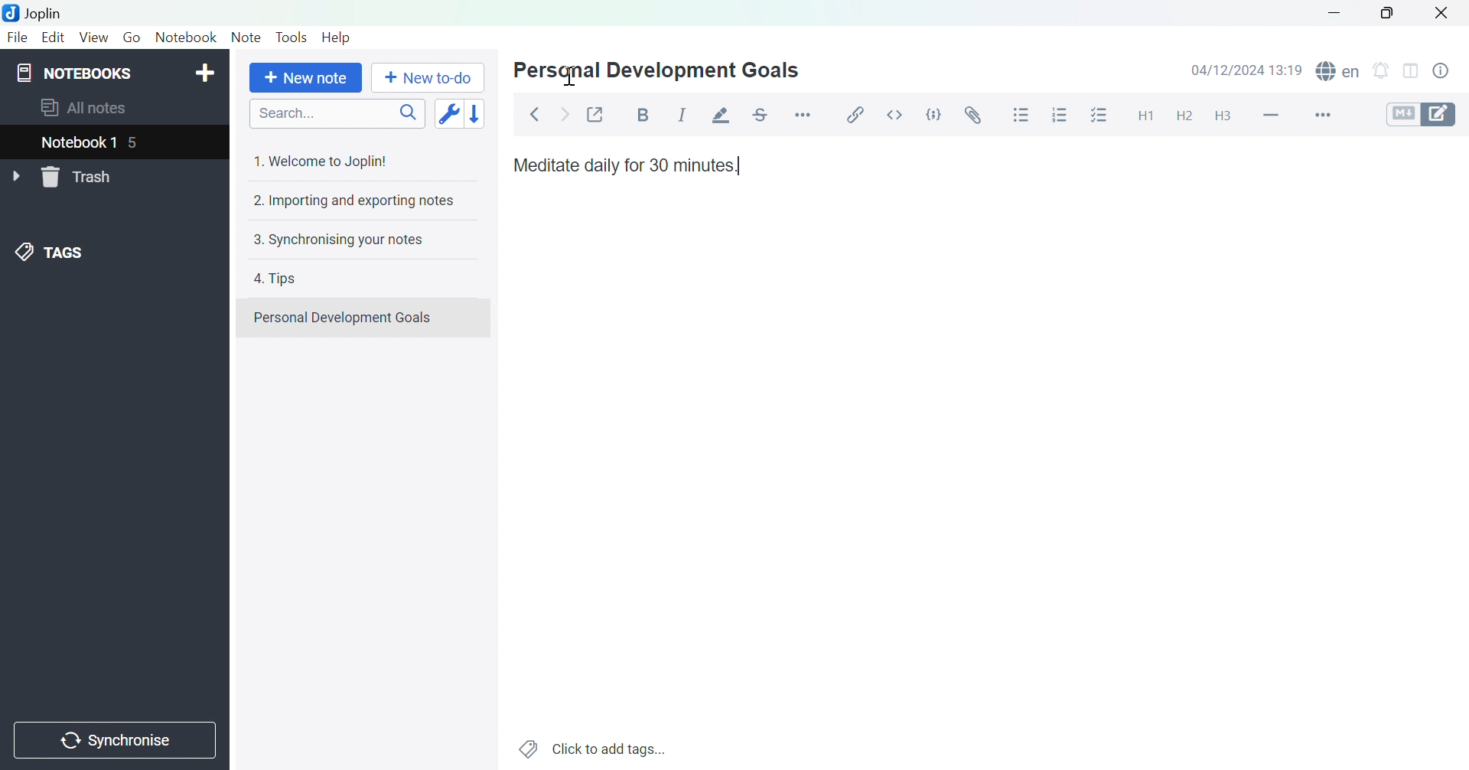 The image size is (1469, 770). What do you see at coordinates (1385, 73) in the screenshot?
I see `set alarm` at bounding box center [1385, 73].